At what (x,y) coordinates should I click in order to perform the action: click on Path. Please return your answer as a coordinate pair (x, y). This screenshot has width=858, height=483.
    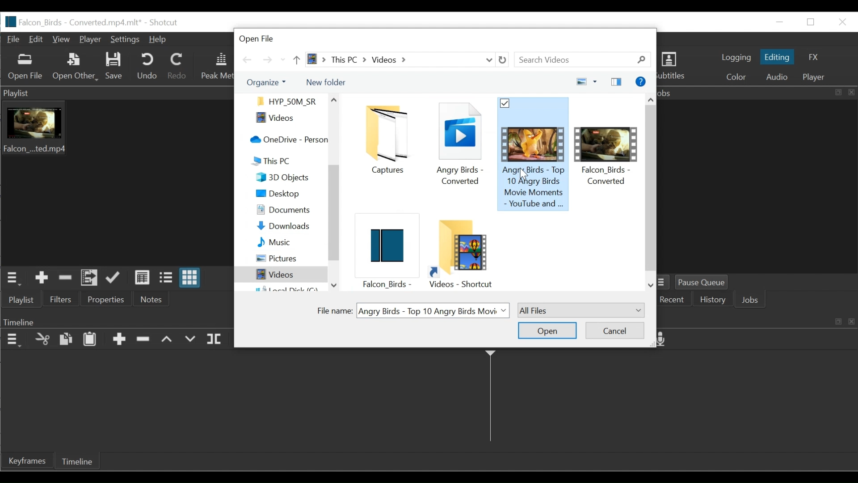
    Looking at the image, I should click on (393, 59).